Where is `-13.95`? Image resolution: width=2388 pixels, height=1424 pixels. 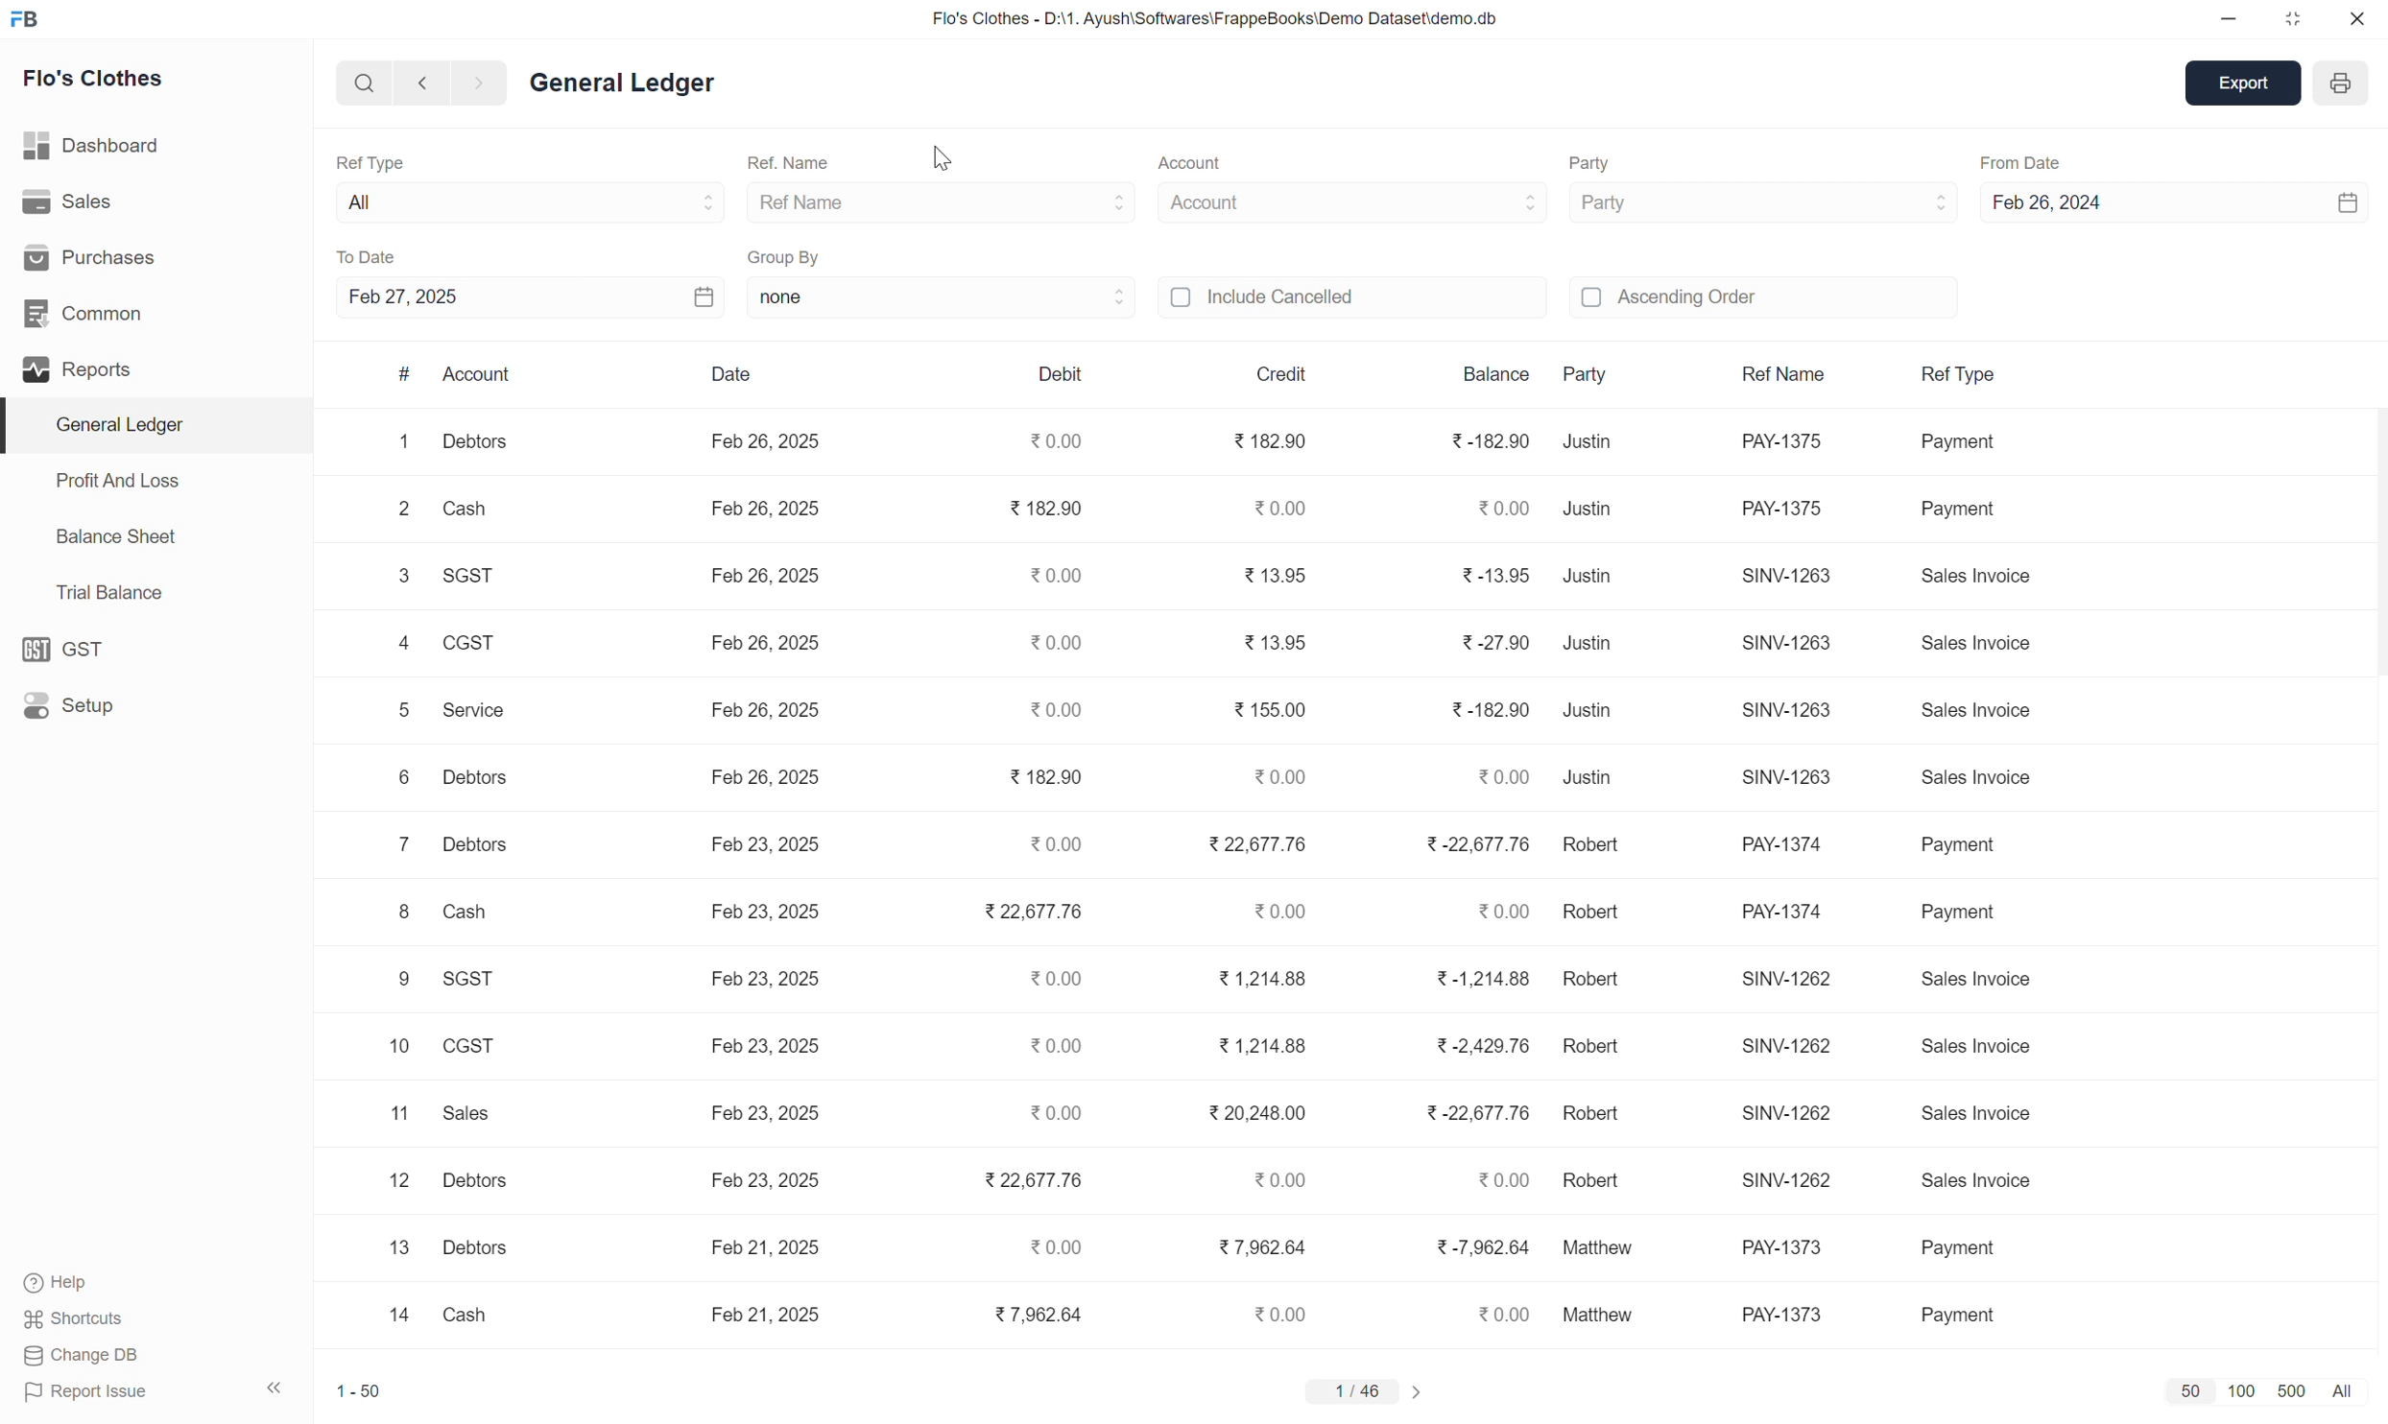 -13.95 is located at coordinates (1488, 574).